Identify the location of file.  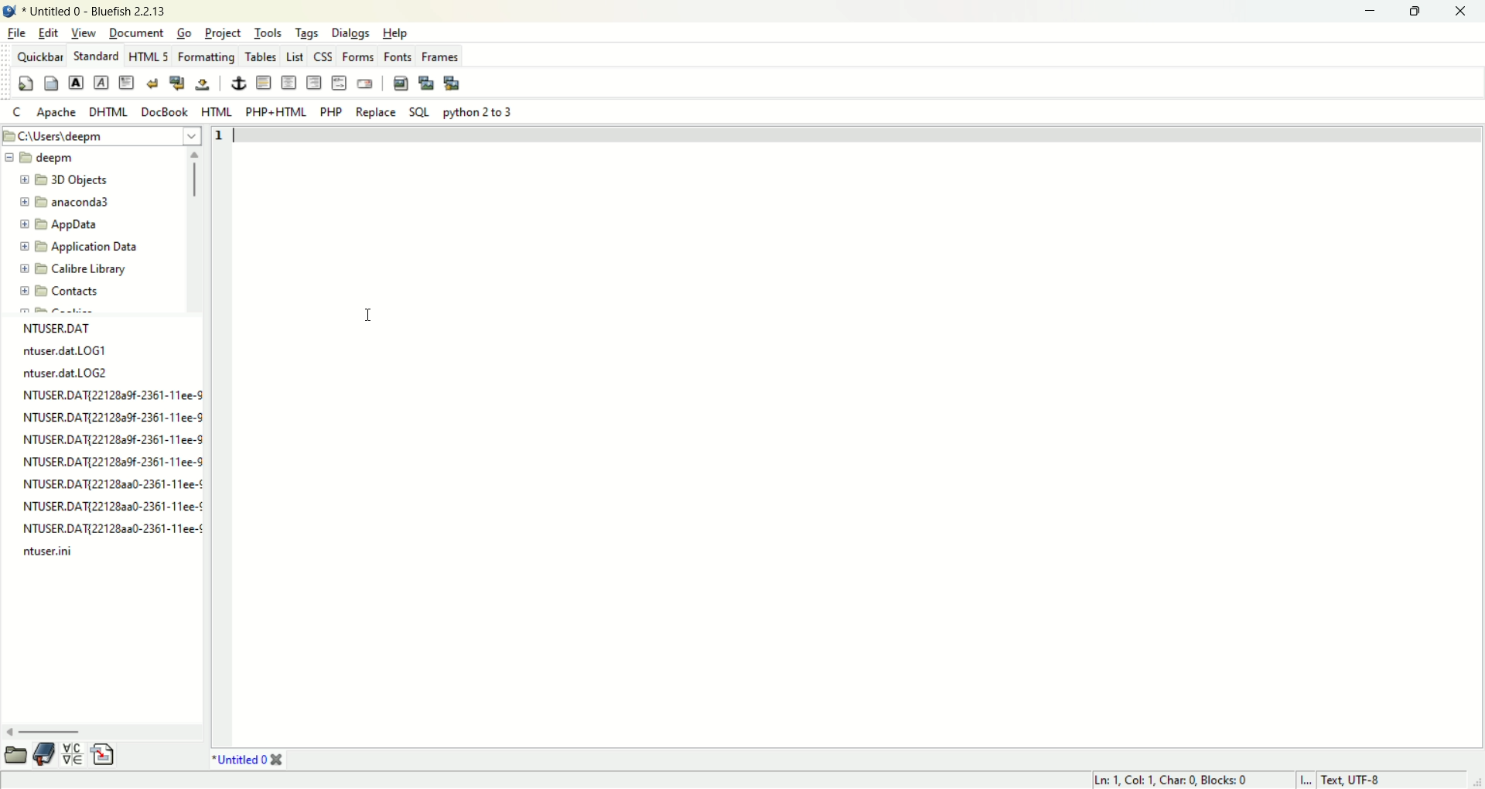
(18, 33).